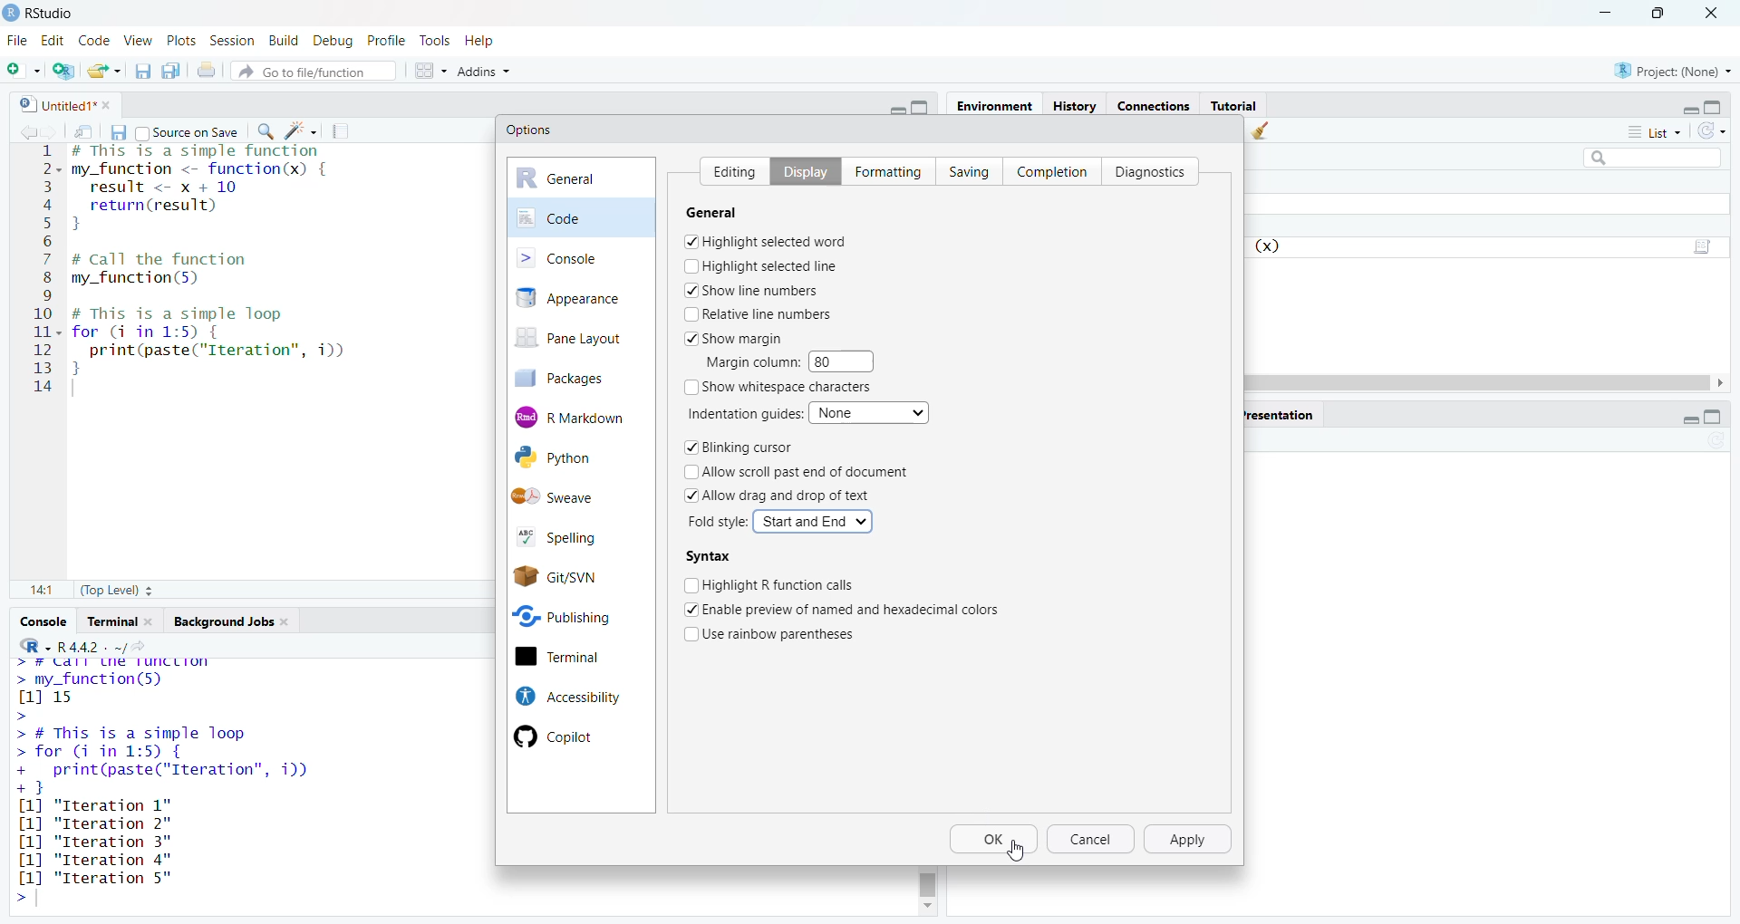 Image resolution: width=1740 pixels, height=924 pixels. What do you see at coordinates (530, 130) in the screenshot?
I see `Options` at bounding box center [530, 130].